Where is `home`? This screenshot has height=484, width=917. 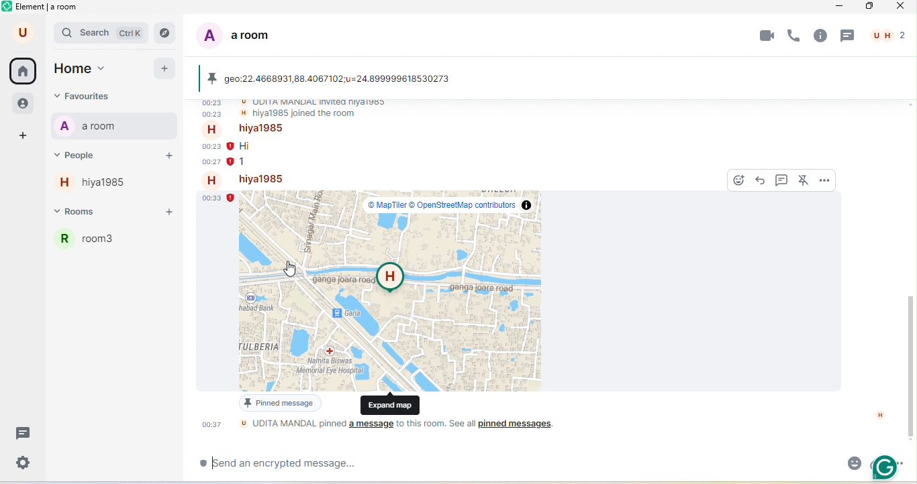 home is located at coordinates (91, 68).